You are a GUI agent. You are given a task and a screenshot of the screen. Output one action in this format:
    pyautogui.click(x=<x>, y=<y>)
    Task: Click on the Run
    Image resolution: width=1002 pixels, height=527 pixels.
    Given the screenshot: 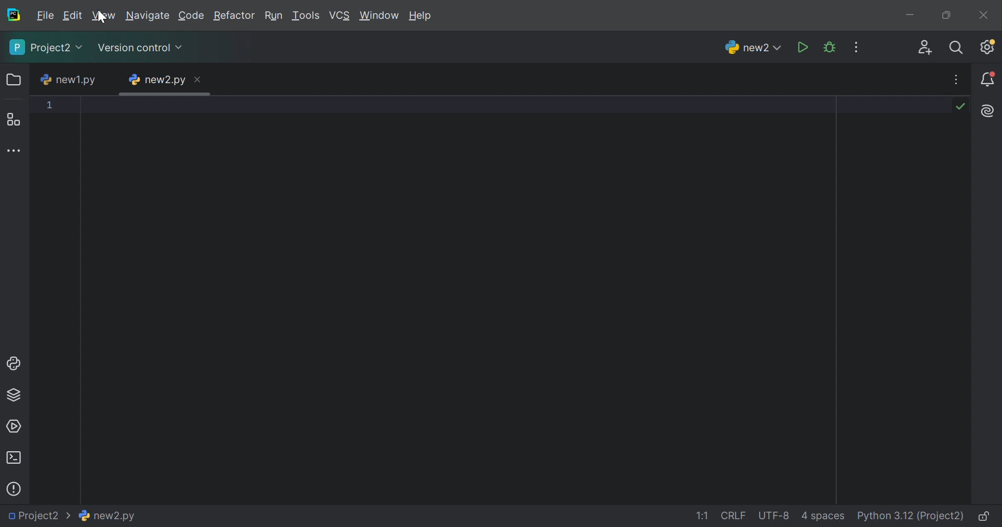 What is the action you would take?
    pyautogui.click(x=272, y=14)
    